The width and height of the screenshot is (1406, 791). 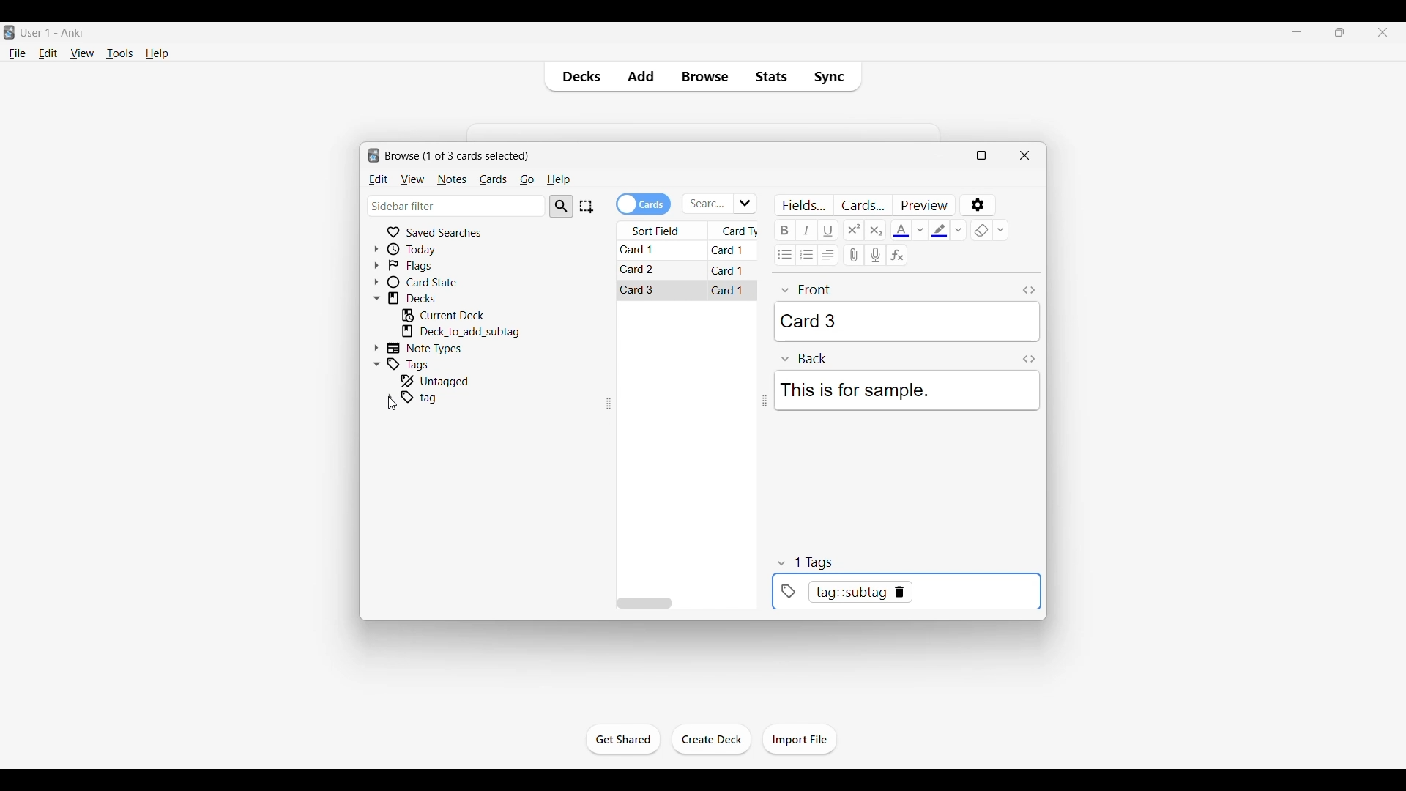 I want to click on View menu, so click(x=412, y=180).